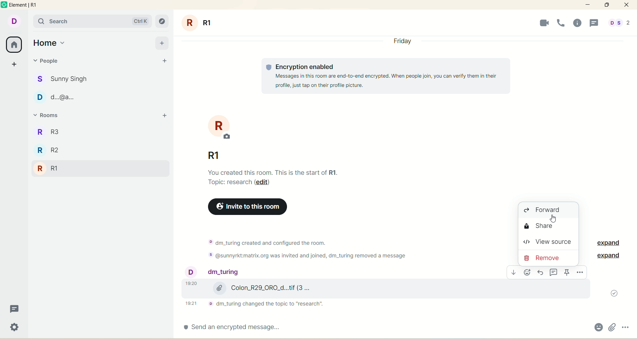 The width and height of the screenshot is (637, 339). What do you see at coordinates (510, 271) in the screenshot?
I see `download` at bounding box center [510, 271].